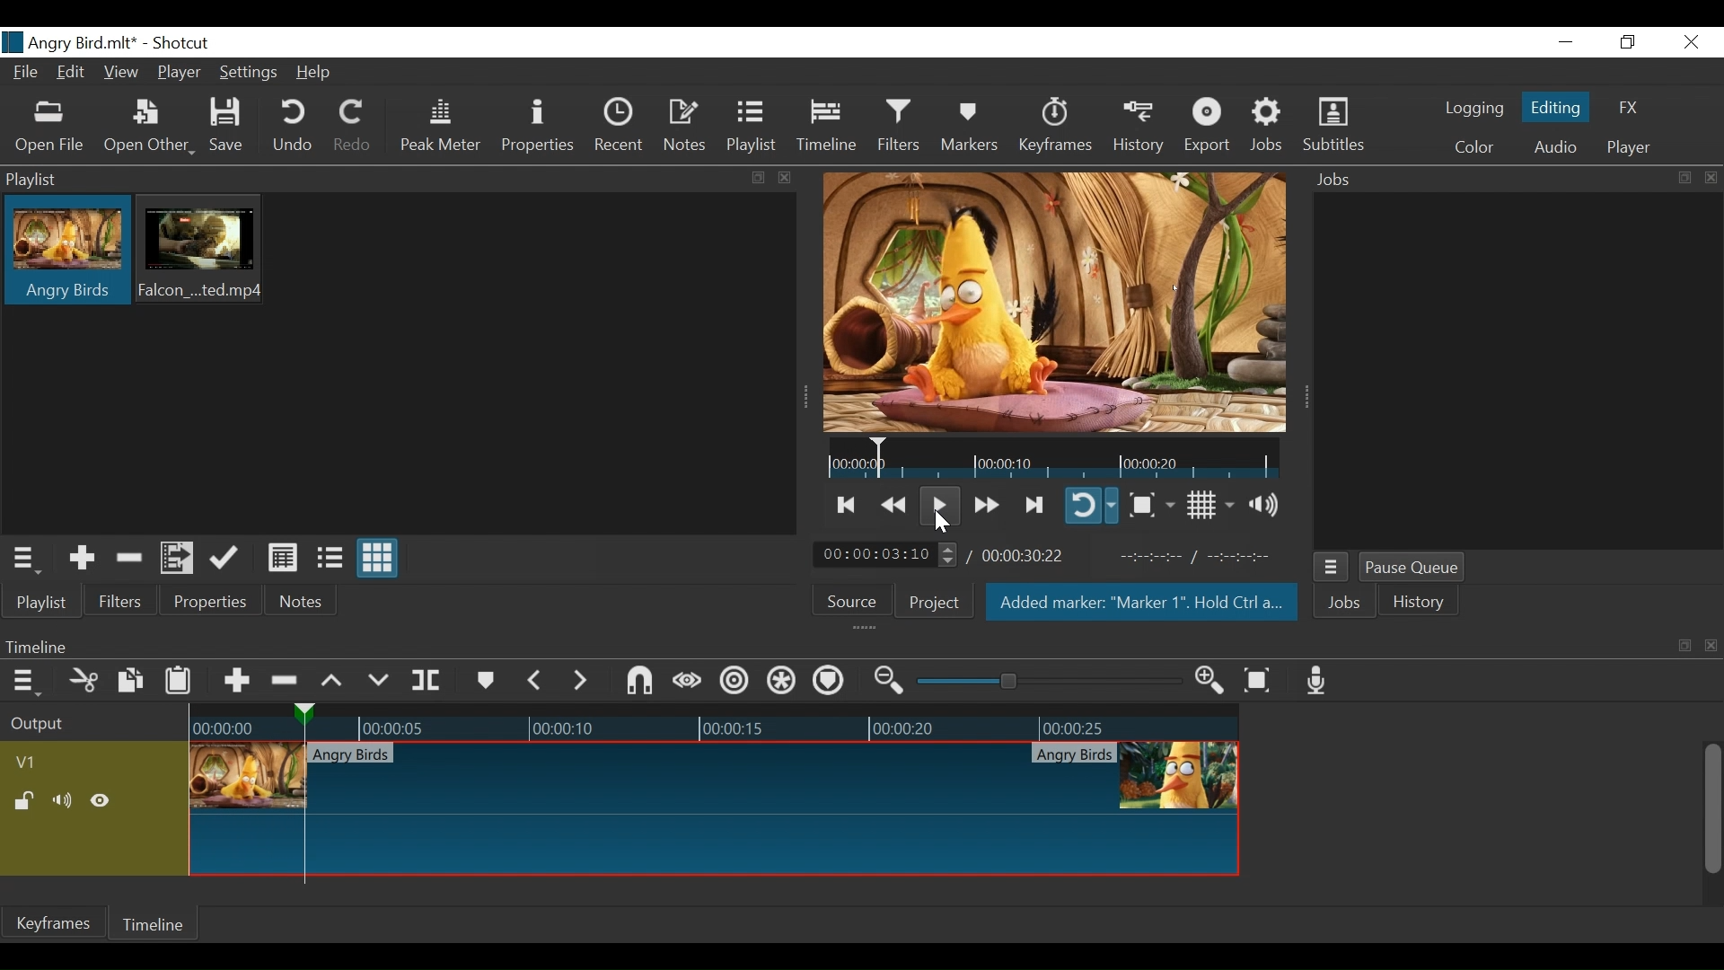  What do you see at coordinates (214, 603) in the screenshot?
I see `Properties` at bounding box center [214, 603].